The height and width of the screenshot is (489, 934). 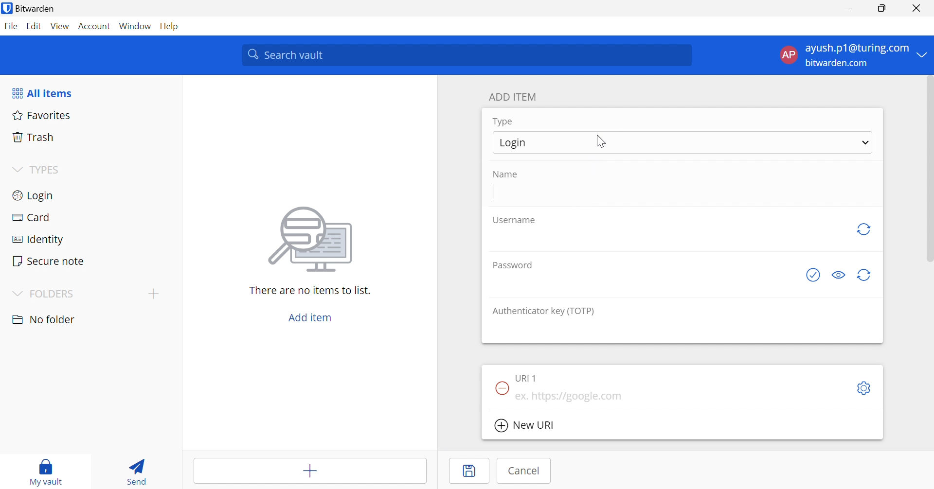 I want to click on S, so click(x=516, y=219).